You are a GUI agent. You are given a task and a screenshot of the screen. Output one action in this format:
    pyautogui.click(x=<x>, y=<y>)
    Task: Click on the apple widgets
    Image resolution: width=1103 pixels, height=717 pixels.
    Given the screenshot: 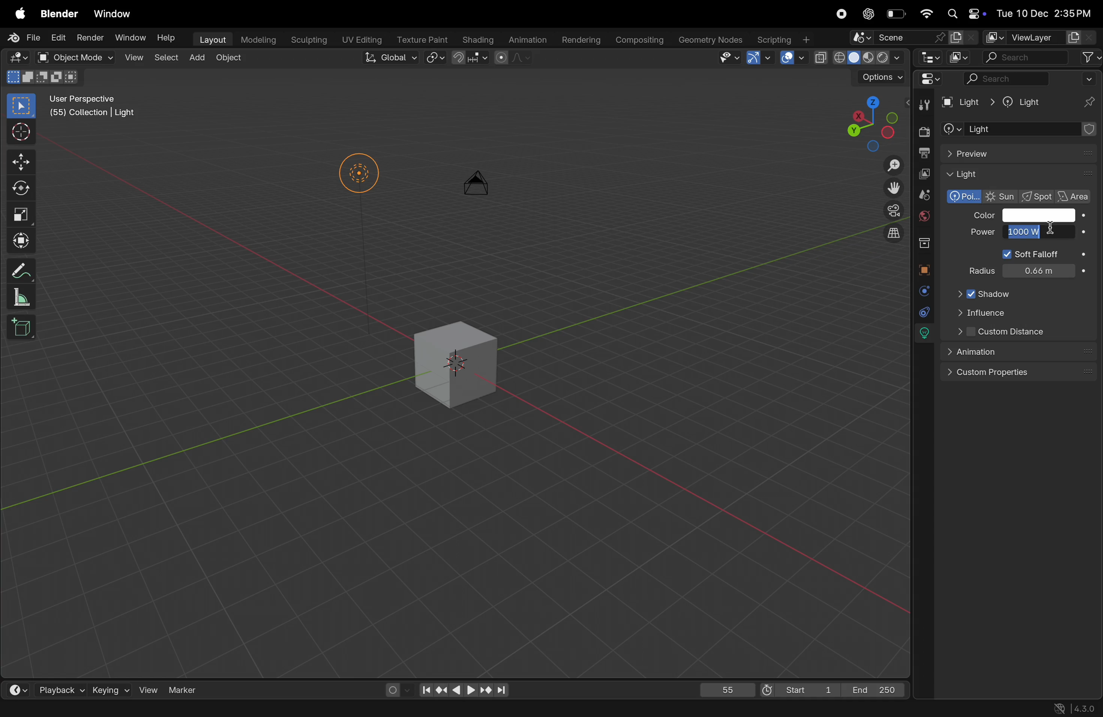 What is the action you would take?
    pyautogui.click(x=964, y=13)
    